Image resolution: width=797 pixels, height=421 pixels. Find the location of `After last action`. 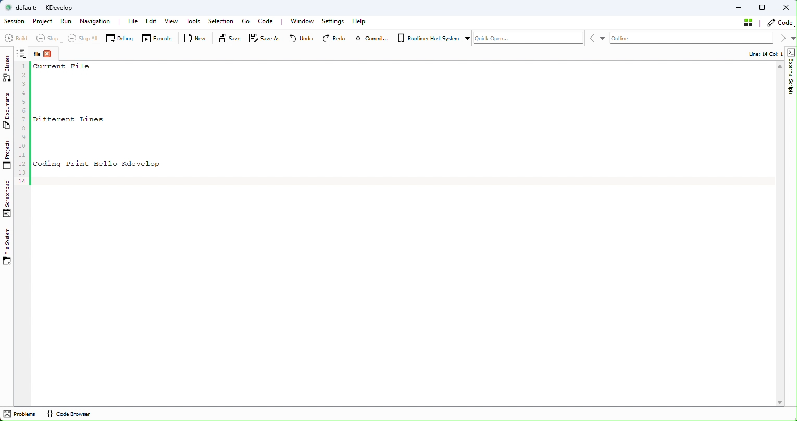

After last action is located at coordinates (24, 123).